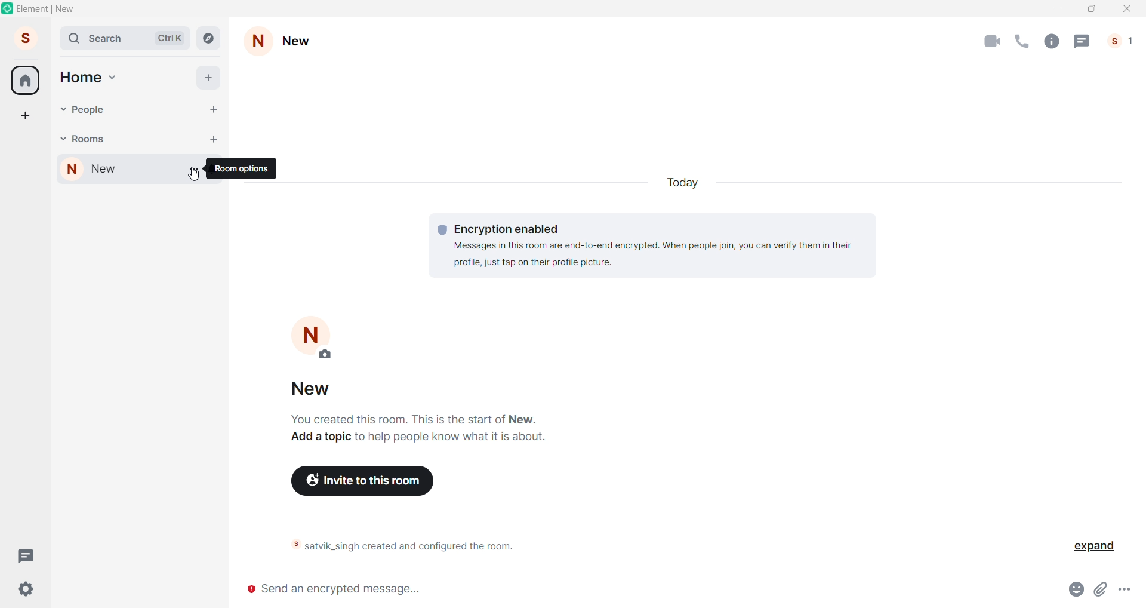 This screenshot has width=1146, height=608. I want to click on Room Options, so click(245, 168).